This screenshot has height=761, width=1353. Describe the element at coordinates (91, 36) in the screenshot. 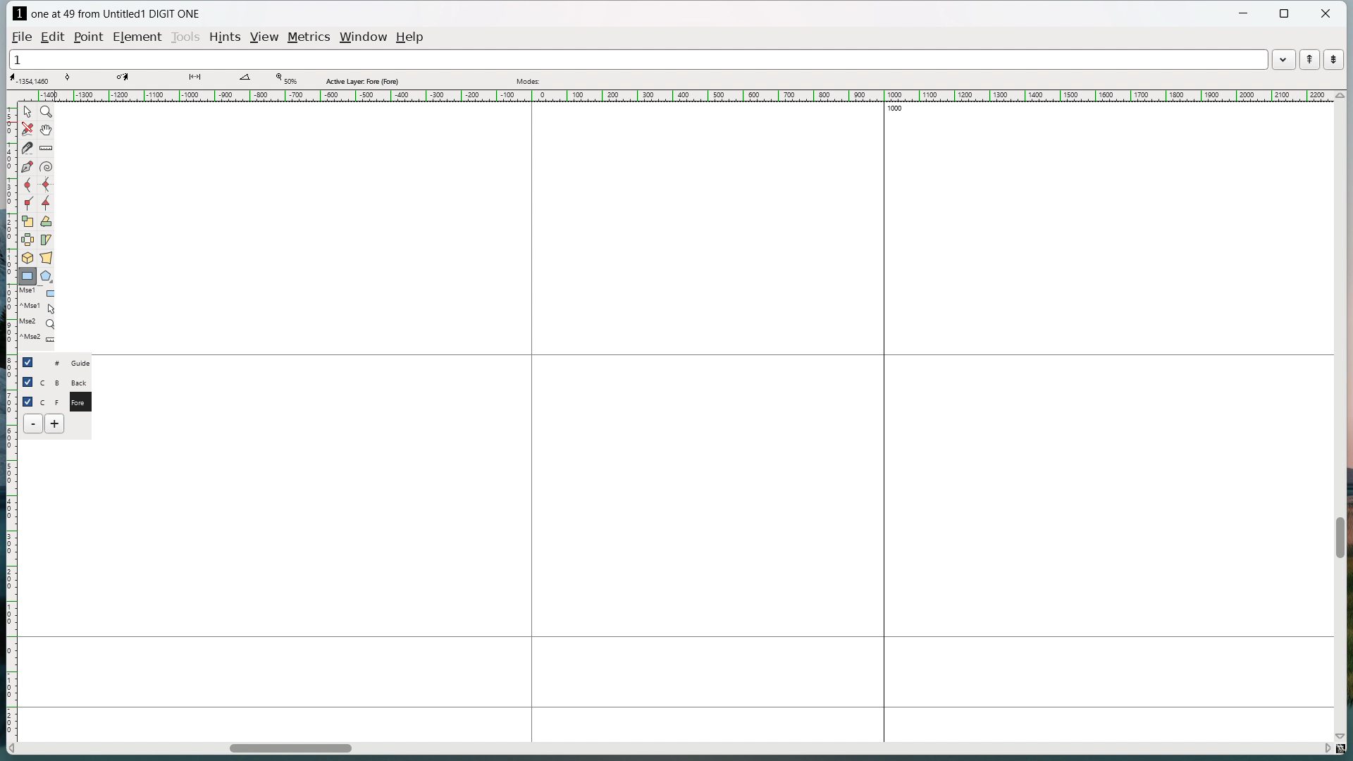

I see `Point` at that location.